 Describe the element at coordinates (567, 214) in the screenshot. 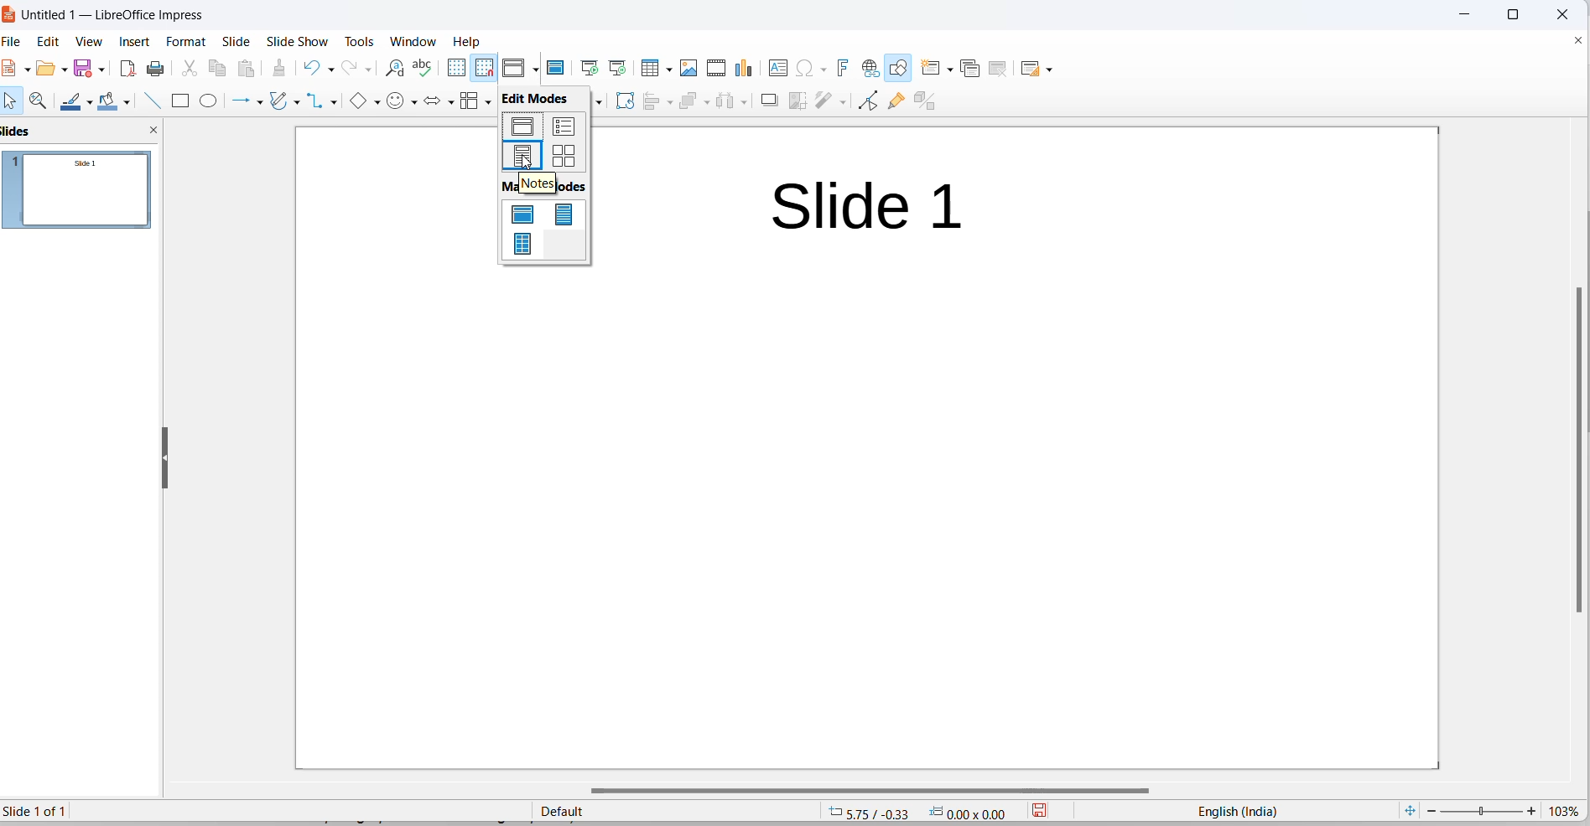

I see `master notes` at that location.